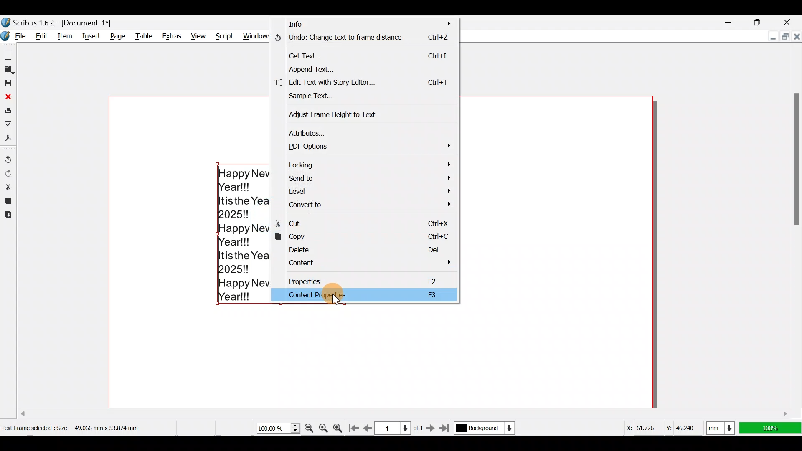 The width and height of the screenshot is (802, 451). What do you see at coordinates (366, 295) in the screenshot?
I see `Content properties` at bounding box center [366, 295].